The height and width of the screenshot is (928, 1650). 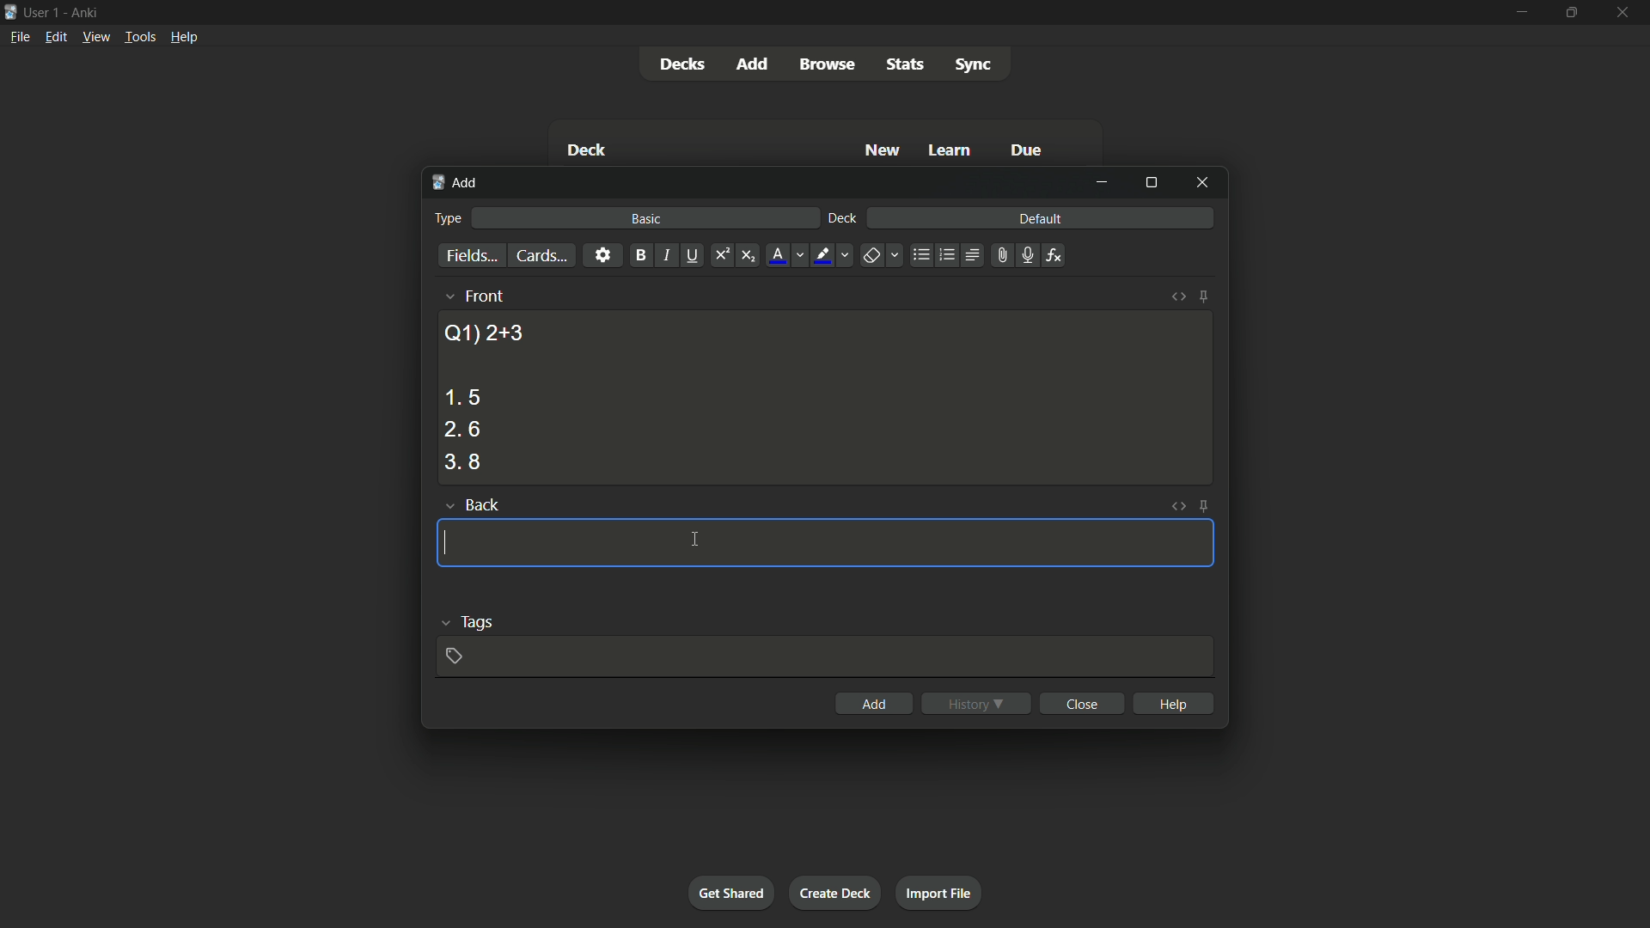 What do you see at coordinates (483, 296) in the screenshot?
I see `front` at bounding box center [483, 296].